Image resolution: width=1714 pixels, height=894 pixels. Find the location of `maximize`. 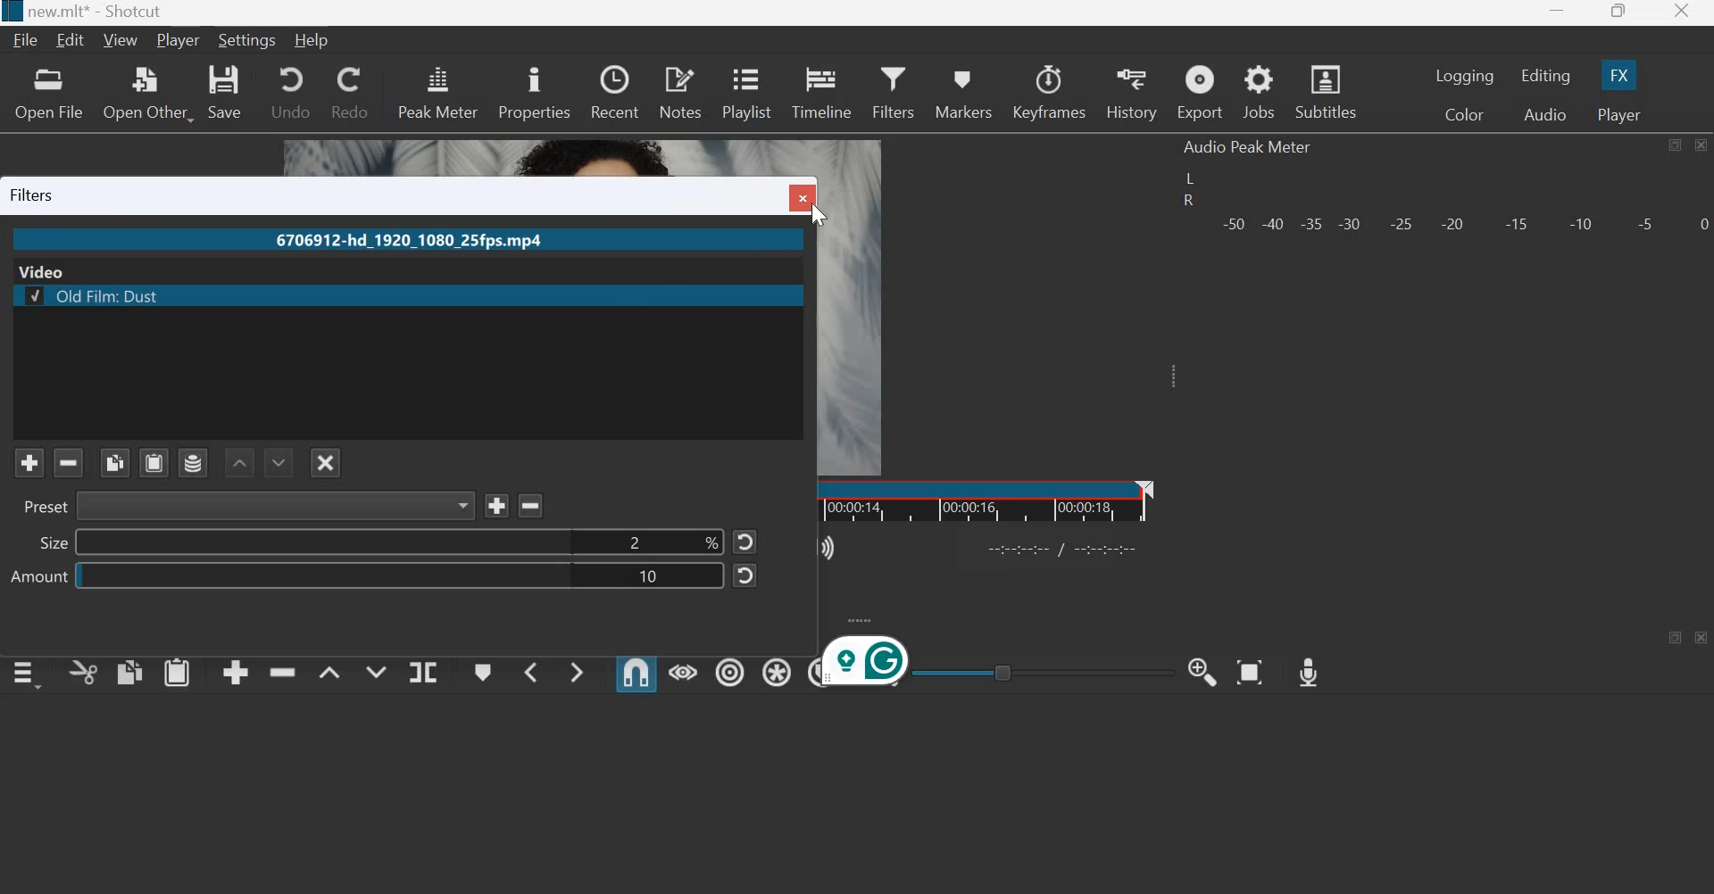

maximize is located at coordinates (1674, 145).